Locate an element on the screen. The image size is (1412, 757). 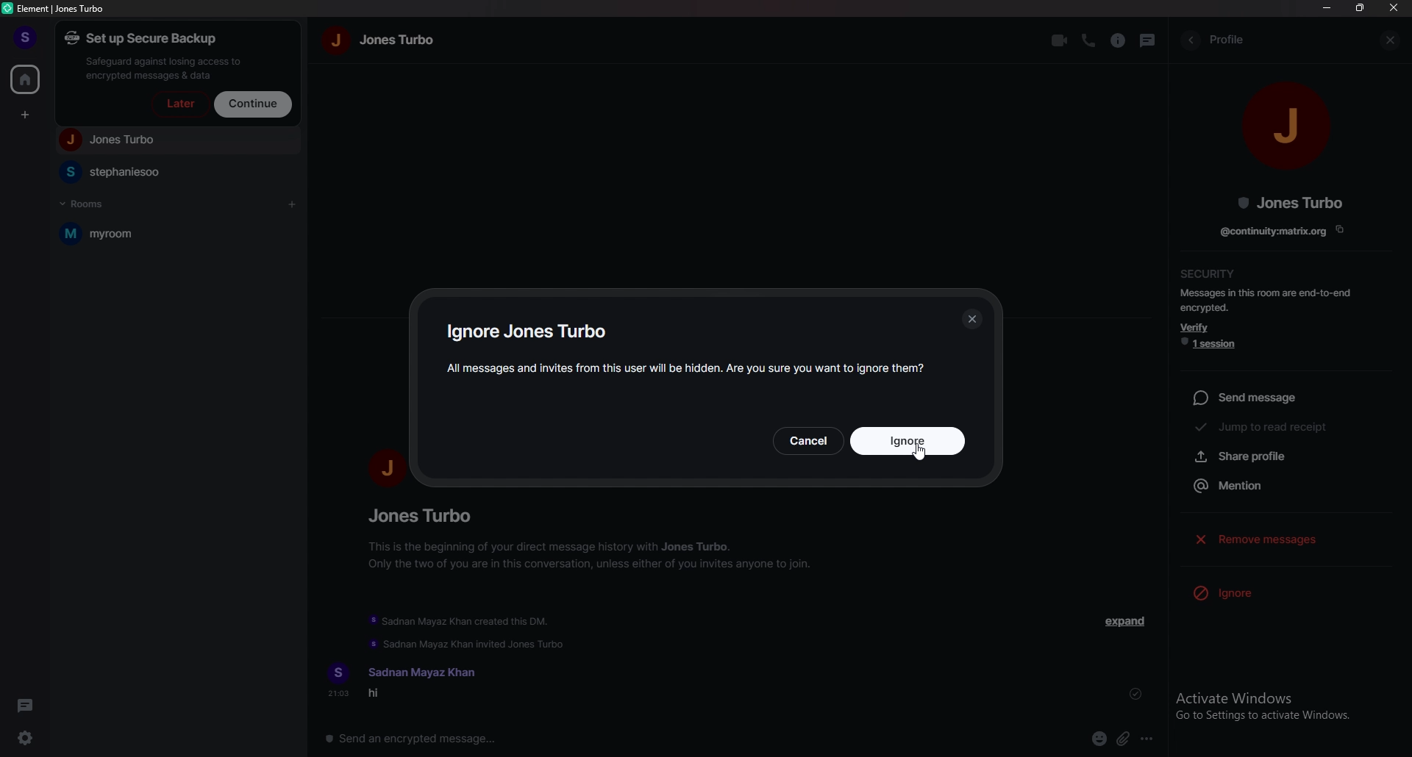
settings is located at coordinates (27, 739).